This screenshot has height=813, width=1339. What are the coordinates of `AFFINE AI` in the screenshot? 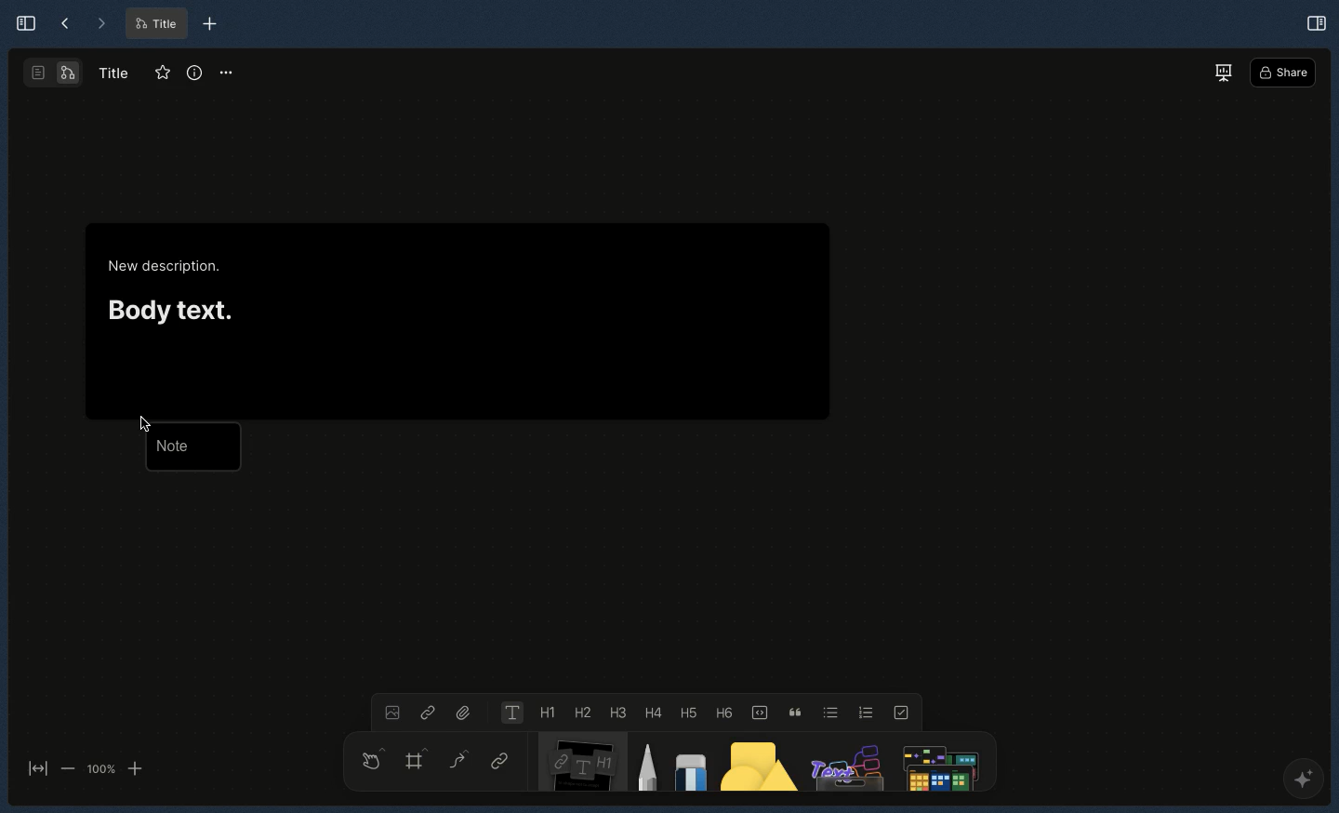 It's located at (1300, 782).